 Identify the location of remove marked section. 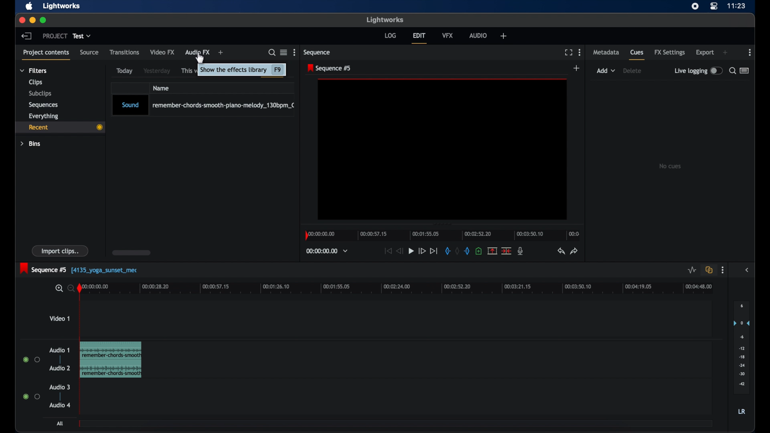
(492, 251).